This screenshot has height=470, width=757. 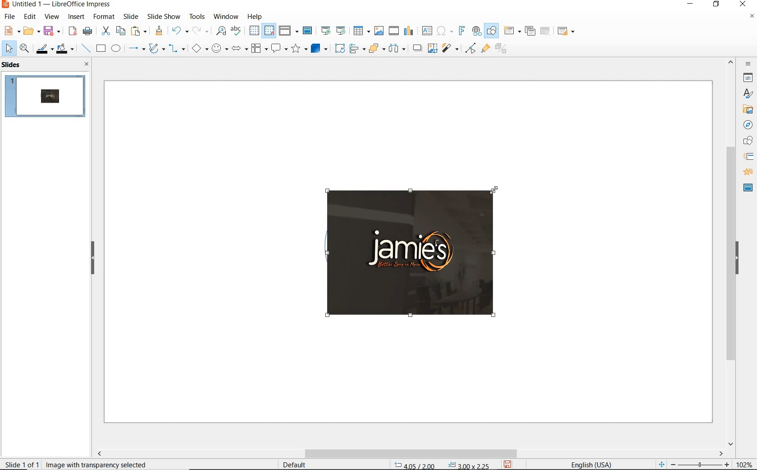 I want to click on select, so click(x=9, y=49).